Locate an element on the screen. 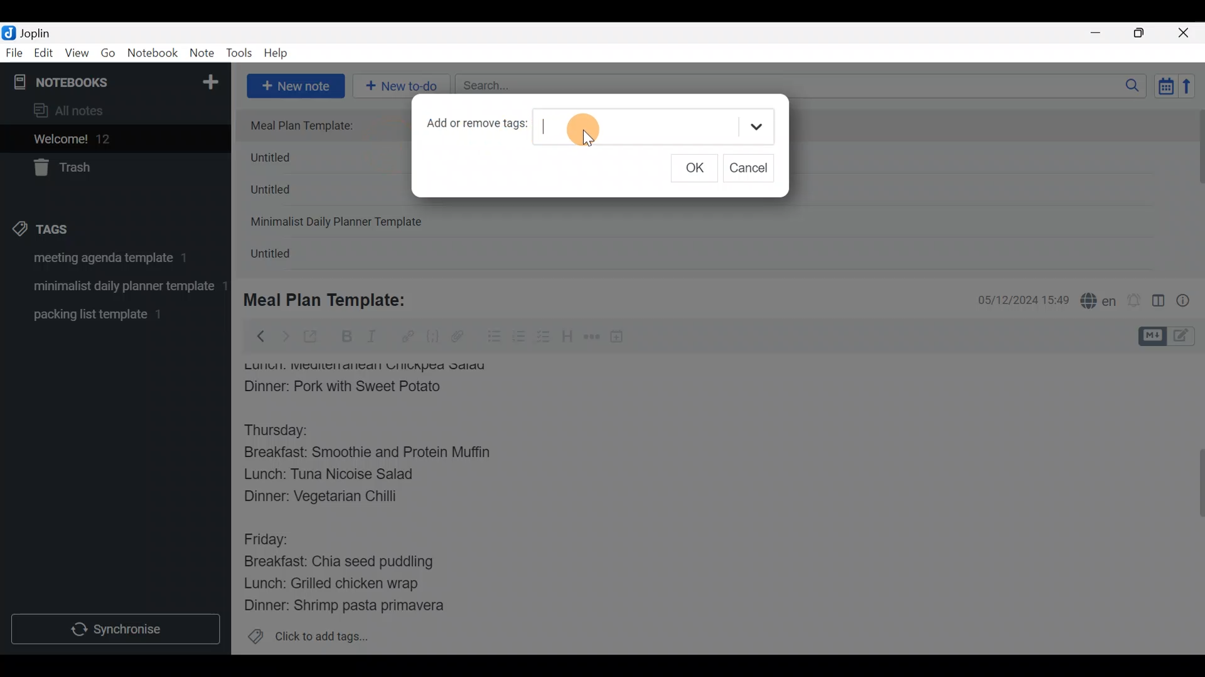  New is located at coordinates (210, 80).